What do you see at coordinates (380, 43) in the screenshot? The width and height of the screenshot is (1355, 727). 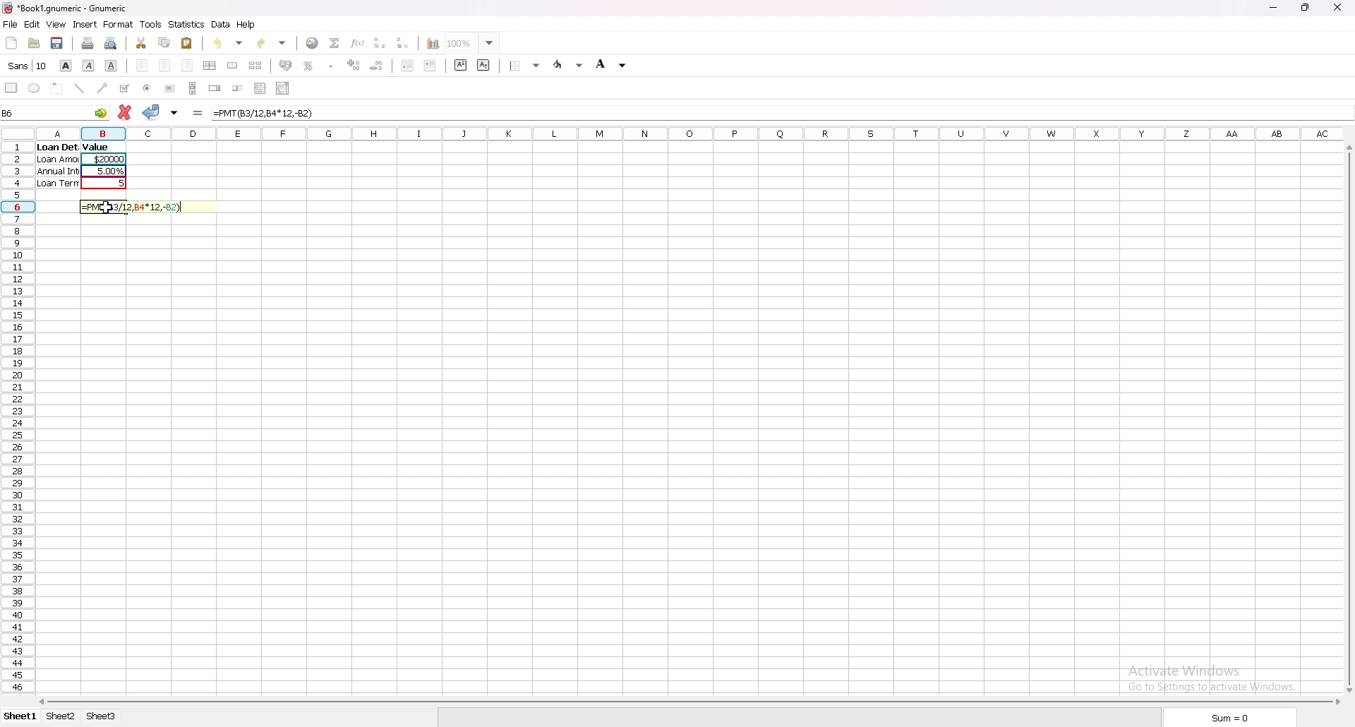 I see `sort ascending` at bounding box center [380, 43].